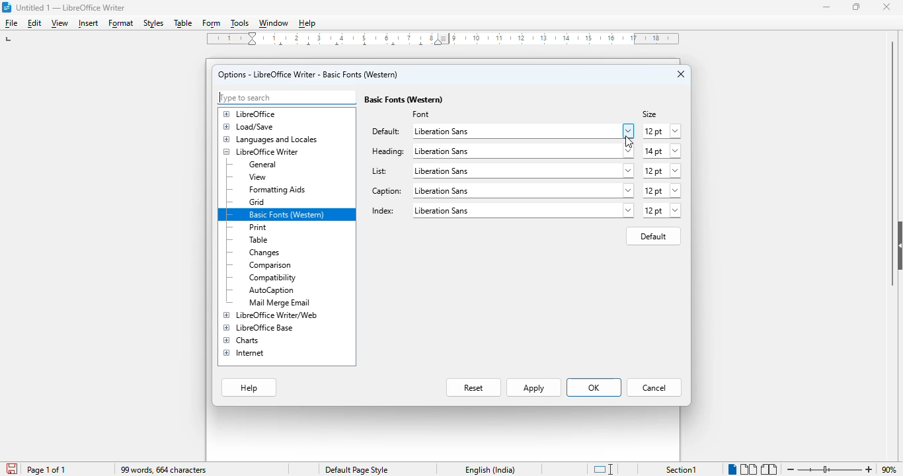 The image size is (903, 476). I want to click on LibreOffice Writer, so click(261, 152).